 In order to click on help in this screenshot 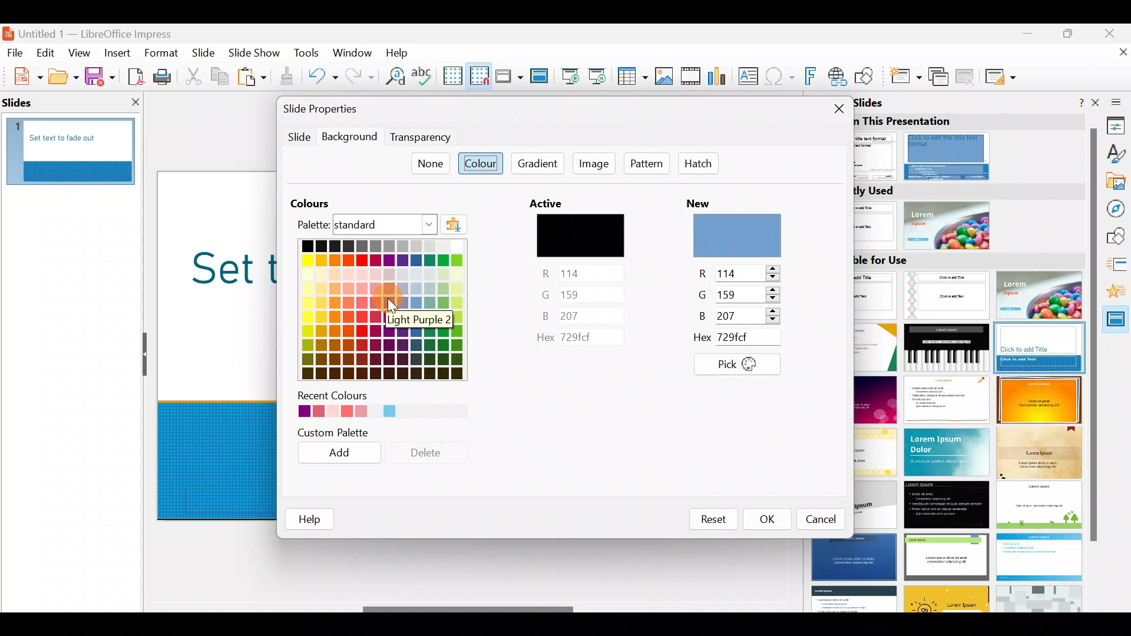, I will do `click(311, 518)`.